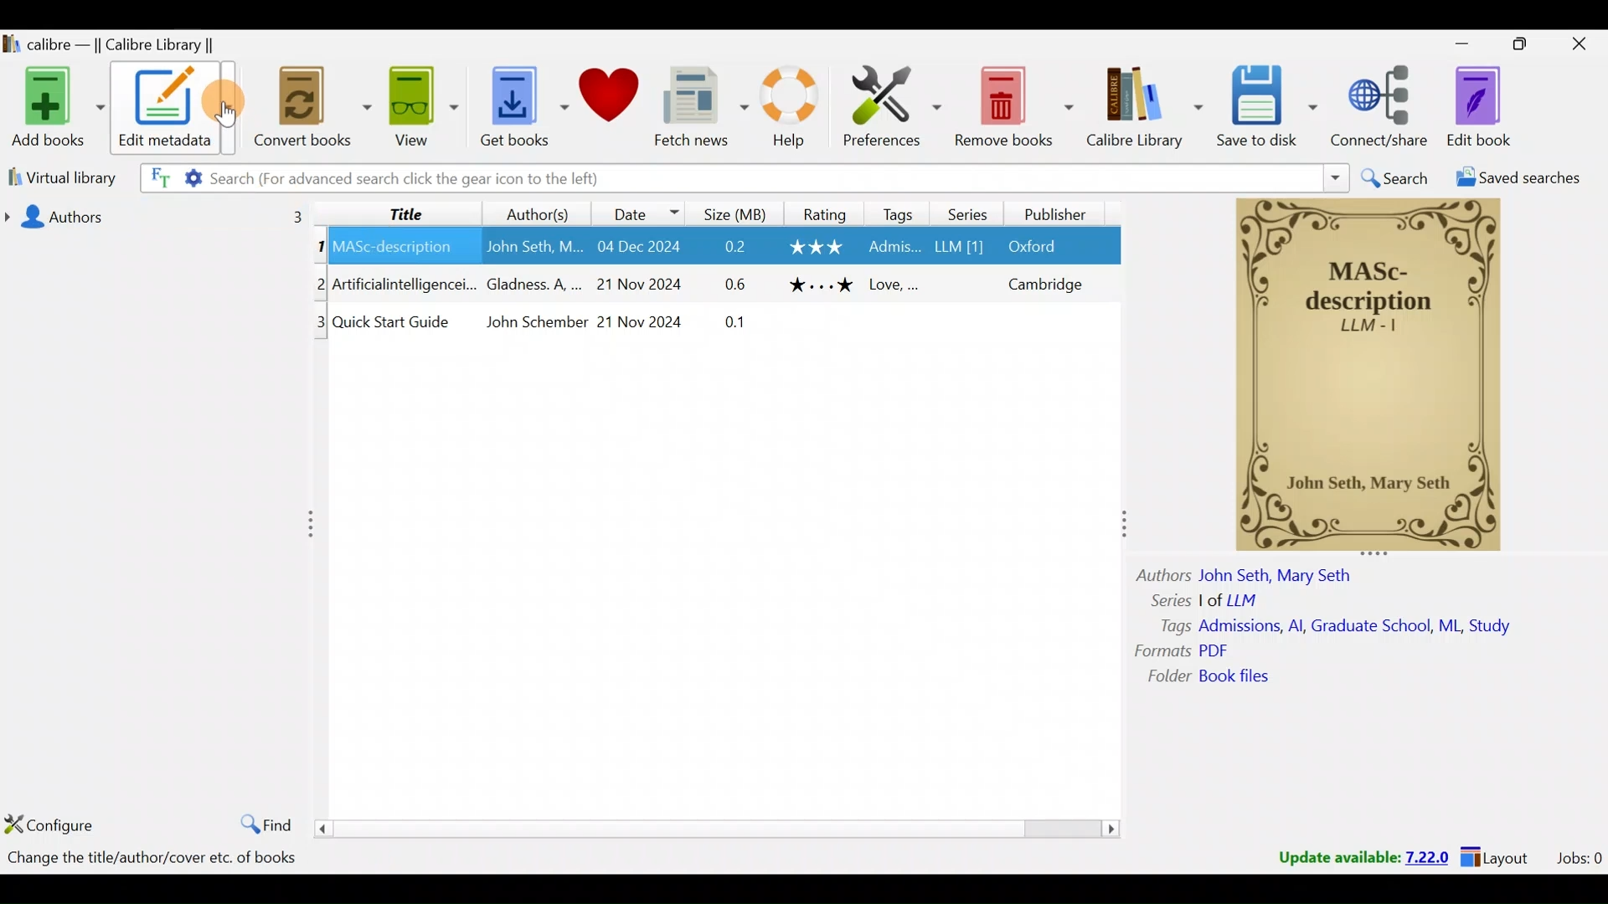 This screenshot has height=904, width=1608. Describe the element at coordinates (134, 47) in the screenshot. I see `Calibre library` at that location.